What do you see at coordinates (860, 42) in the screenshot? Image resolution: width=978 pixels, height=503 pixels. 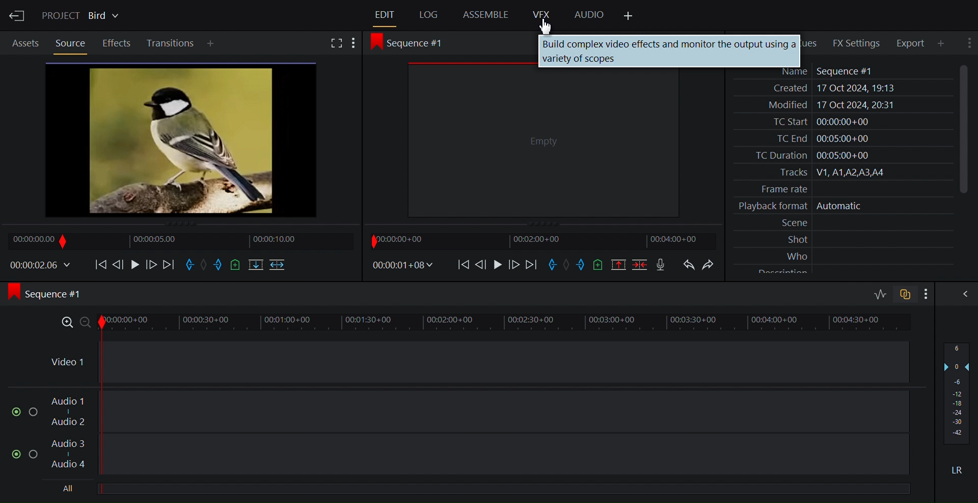 I see `FX Settings` at bounding box center [860, 42].